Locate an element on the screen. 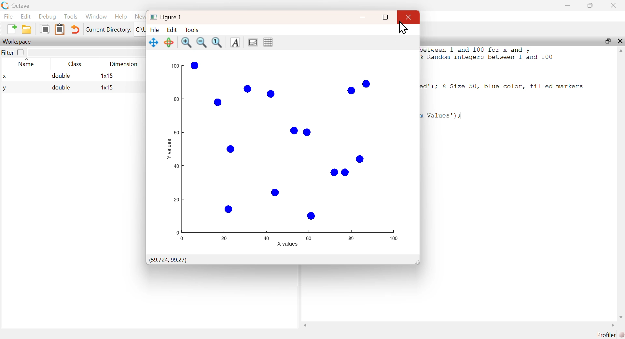  double is located at coordinates (62, 76).